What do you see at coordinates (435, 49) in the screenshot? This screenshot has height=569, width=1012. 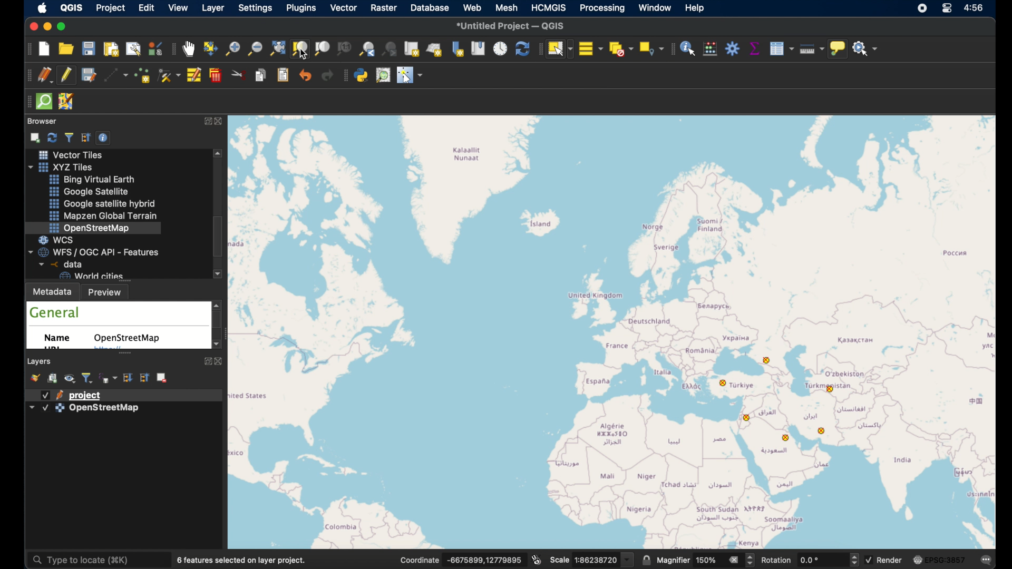 I see `new 3d map view` at bounding box center [435, 49].